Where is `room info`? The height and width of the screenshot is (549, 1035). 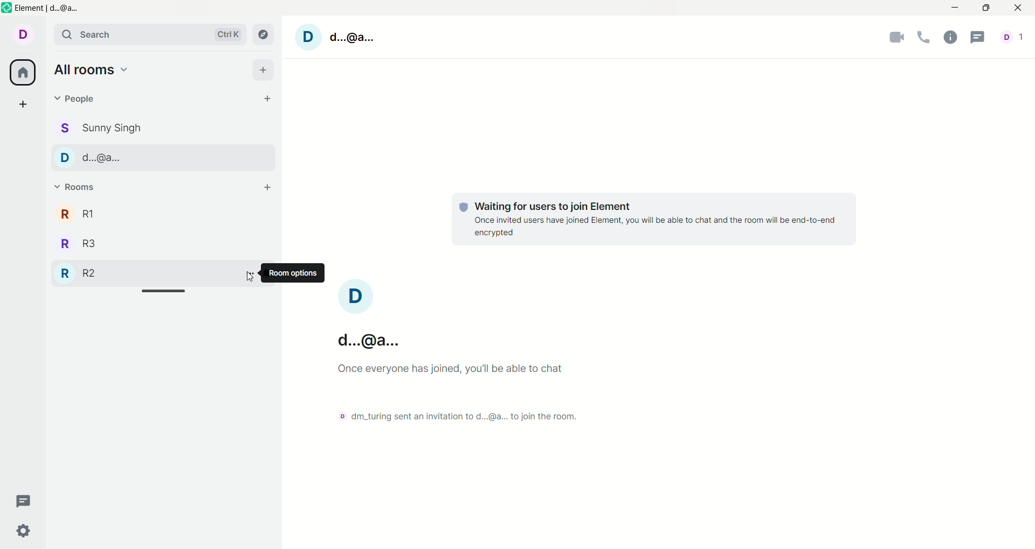 room info is located at coordinates (950, 38).